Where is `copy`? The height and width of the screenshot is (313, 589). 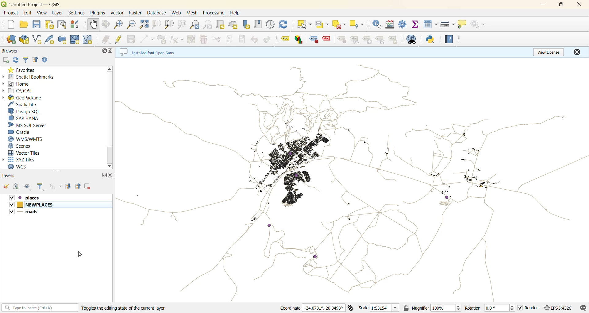 copy is located at coordinates (229, 39).